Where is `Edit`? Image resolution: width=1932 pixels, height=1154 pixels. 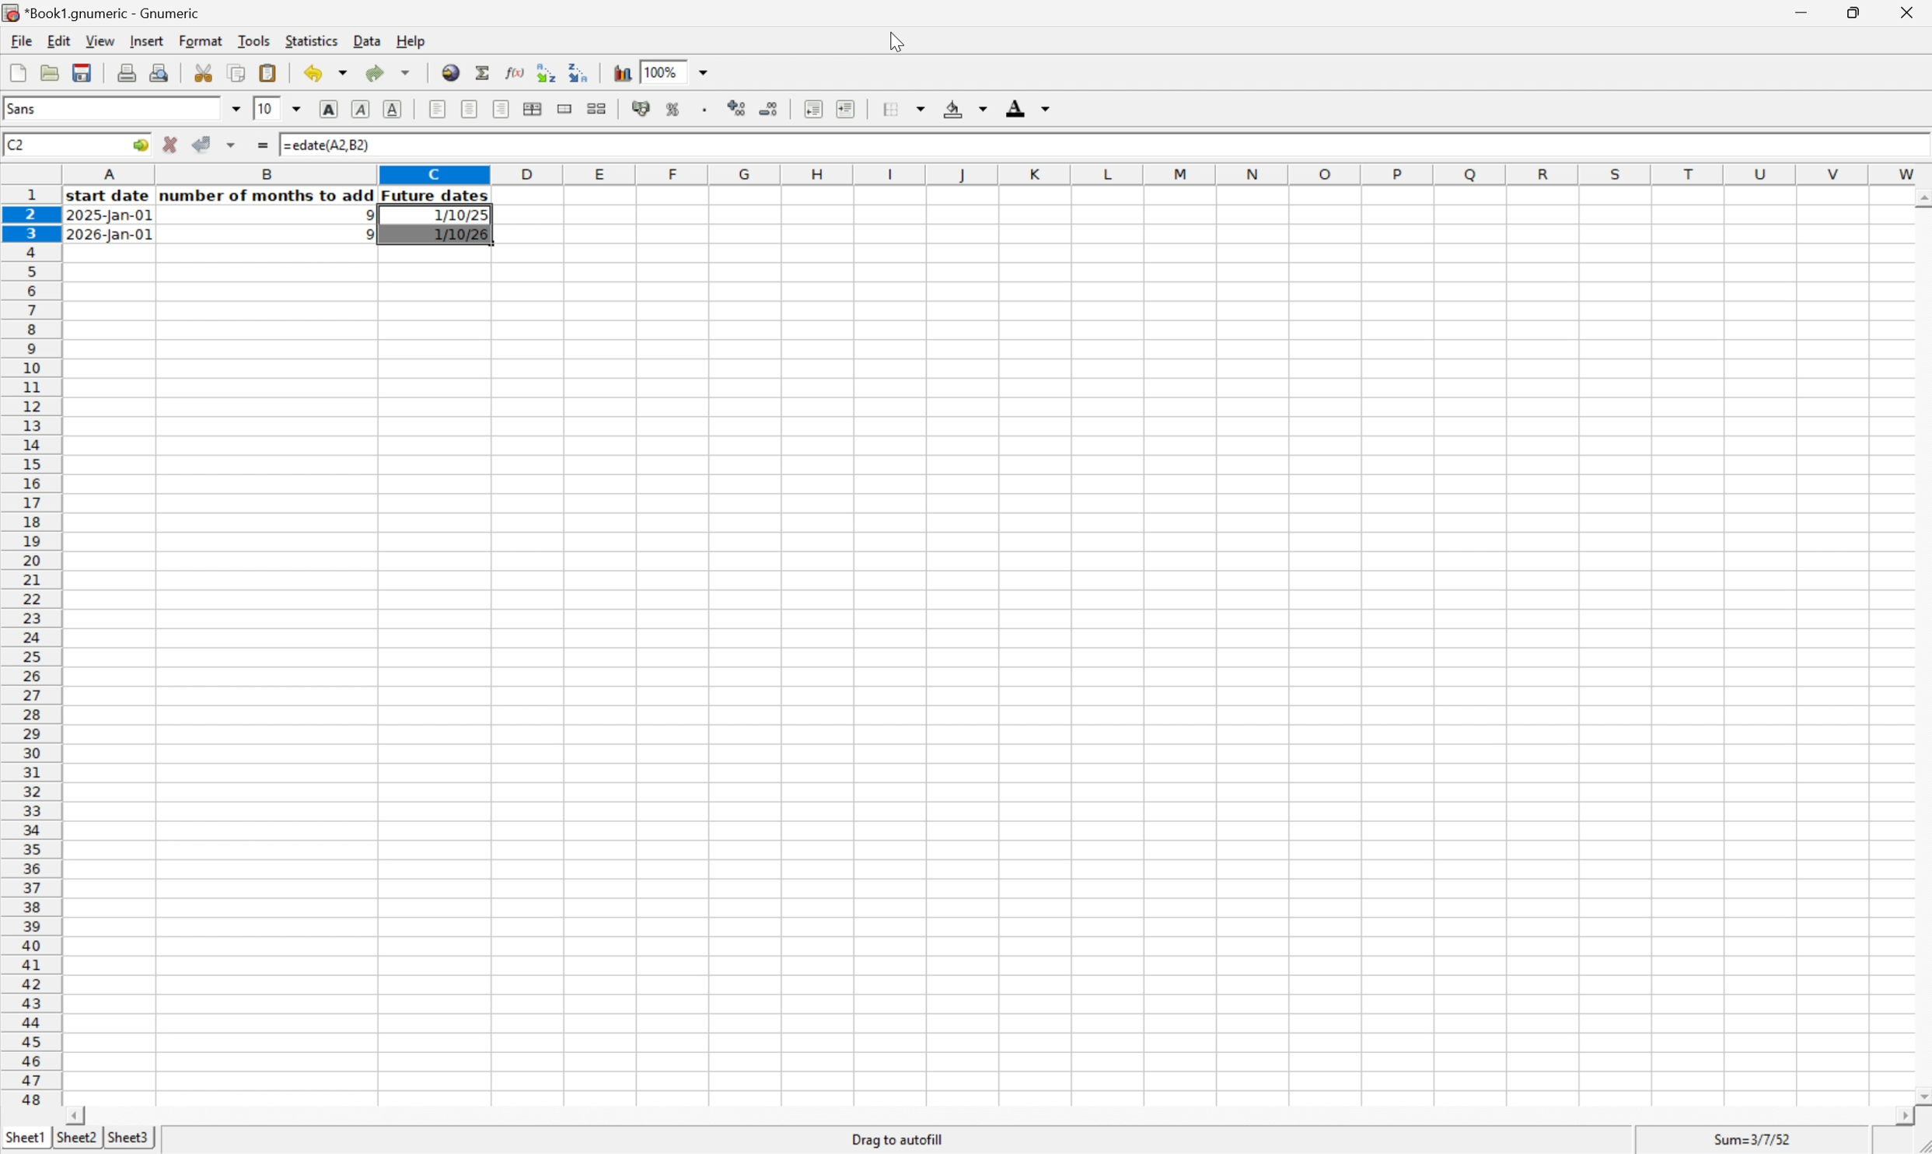 Edit is located at coordinates (59, 40).